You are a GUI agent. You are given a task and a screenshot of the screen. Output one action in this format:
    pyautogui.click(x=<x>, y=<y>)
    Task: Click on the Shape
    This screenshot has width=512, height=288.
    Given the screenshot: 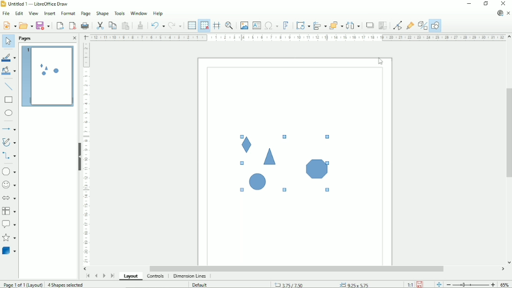 What is the action you would take?
    pyautogui.click(x=102, y=13)
    